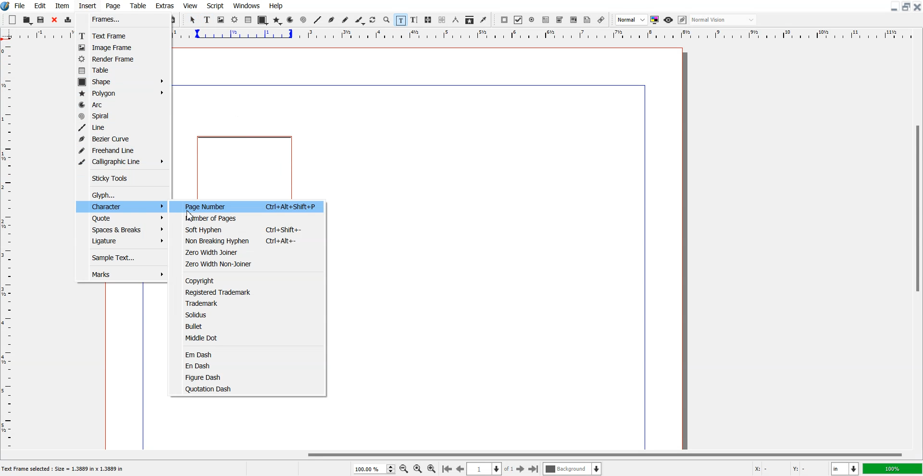  Describe the element at coordinates (387, 19) in the screenshot. I see `Zoom In or Out` at that location.